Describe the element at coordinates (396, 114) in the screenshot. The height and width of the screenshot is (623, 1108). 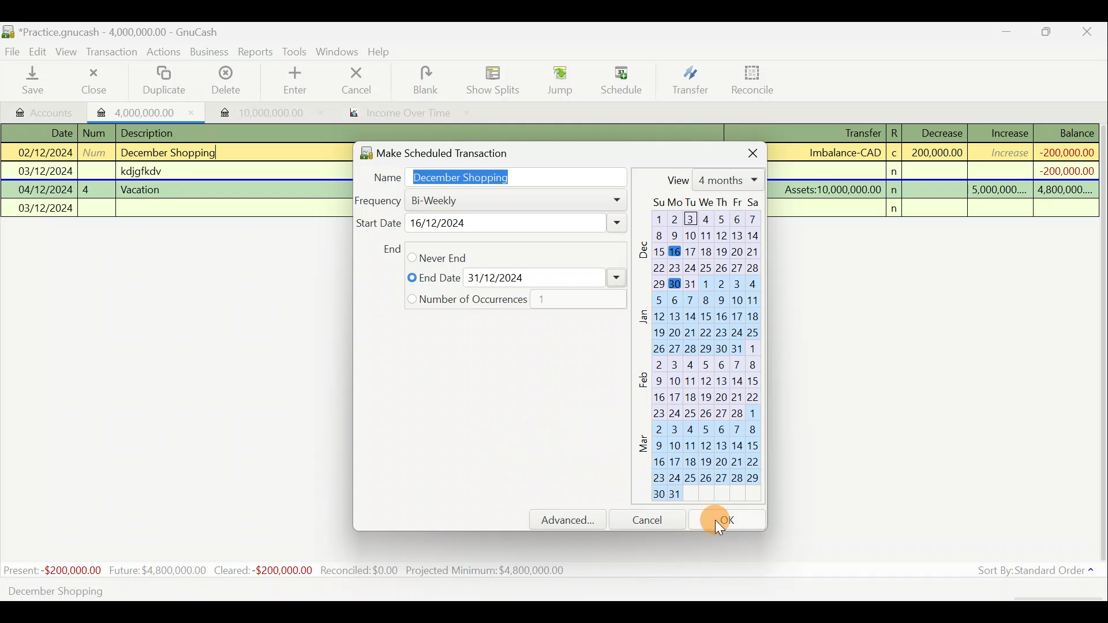
I see `Report` at that location.